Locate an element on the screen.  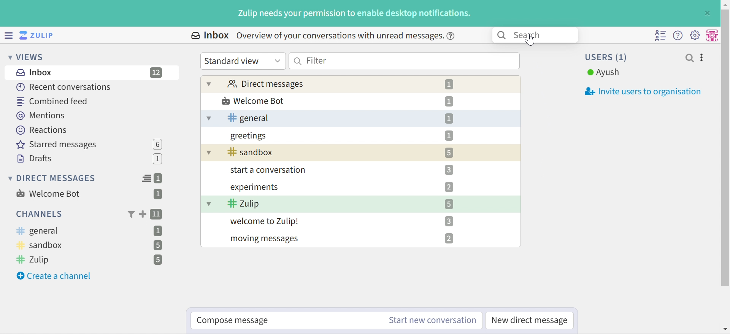
experiments is located at coordinates (255, 187).